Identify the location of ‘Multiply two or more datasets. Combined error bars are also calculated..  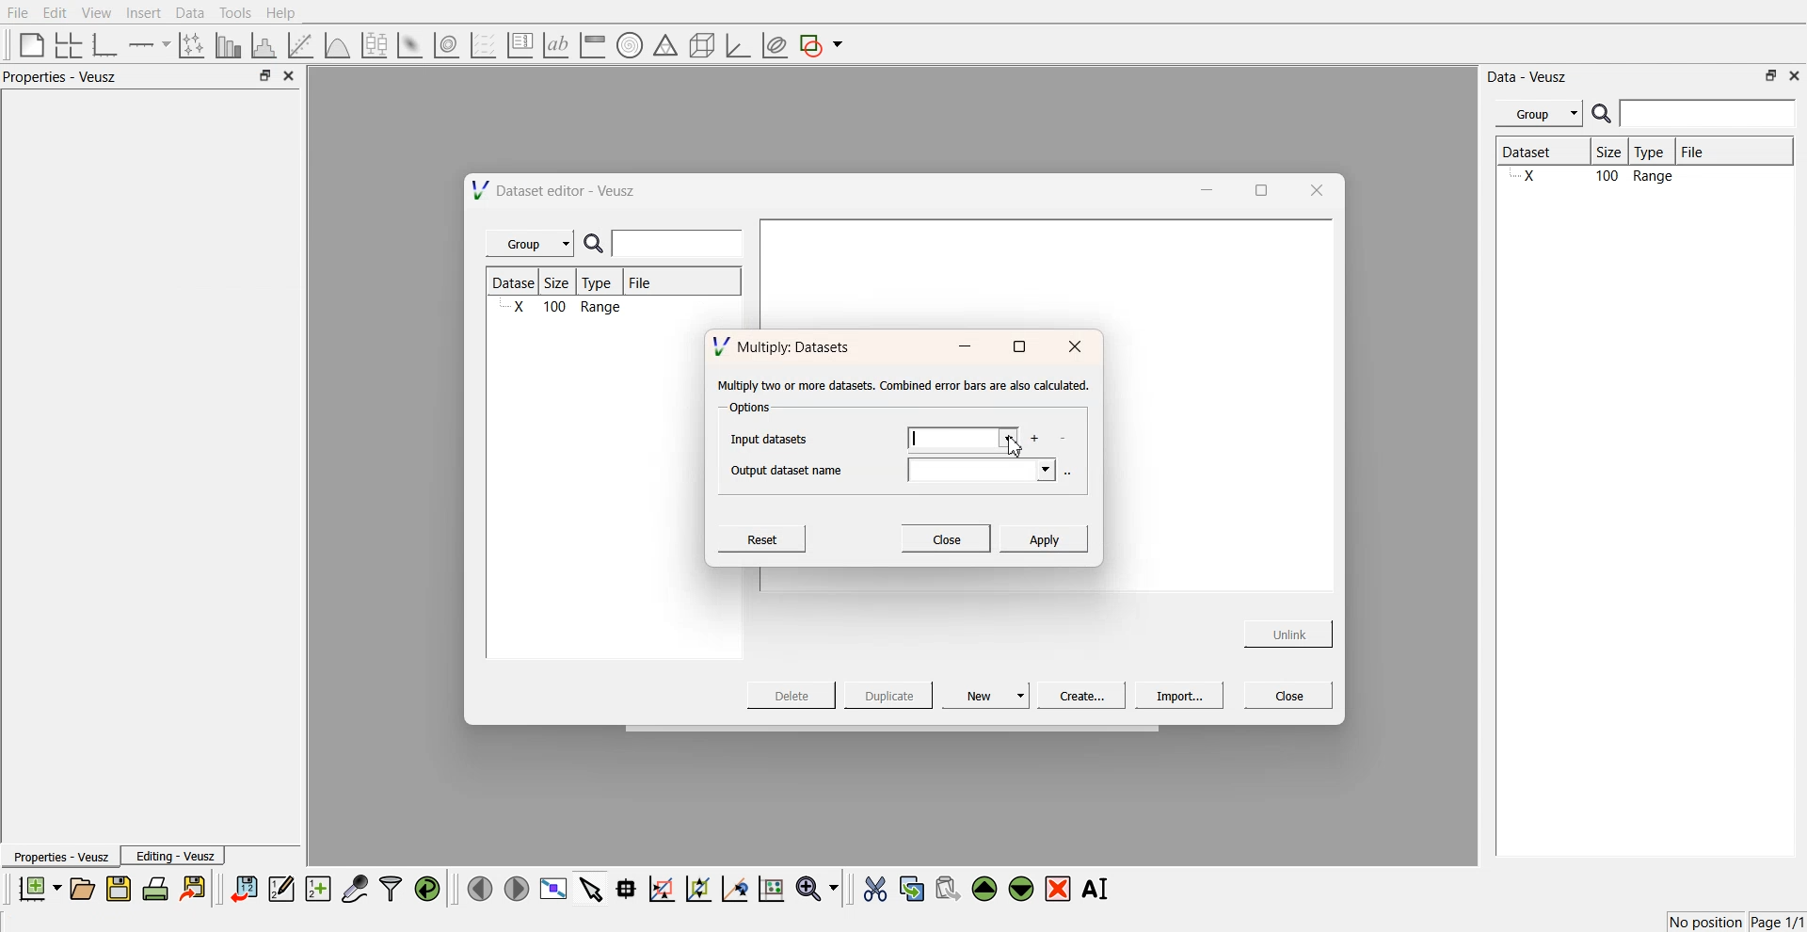
(903, 386).